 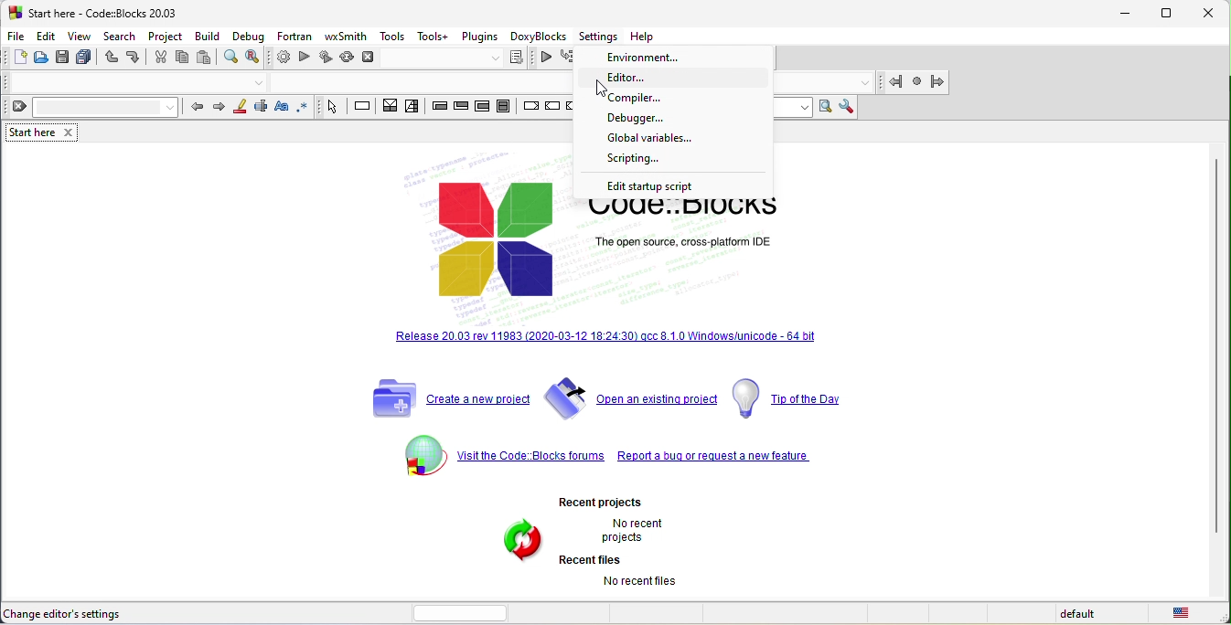 I want to click on start here, so click(x=29, y=132).